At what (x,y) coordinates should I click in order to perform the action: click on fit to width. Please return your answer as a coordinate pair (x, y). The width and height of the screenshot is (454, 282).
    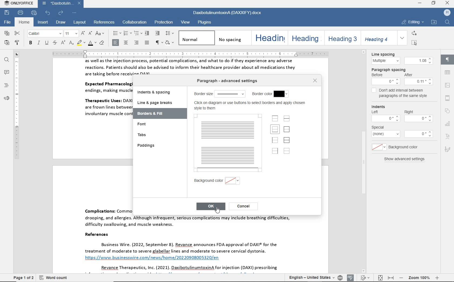
    Looking at the image, I should click on (390, 278).